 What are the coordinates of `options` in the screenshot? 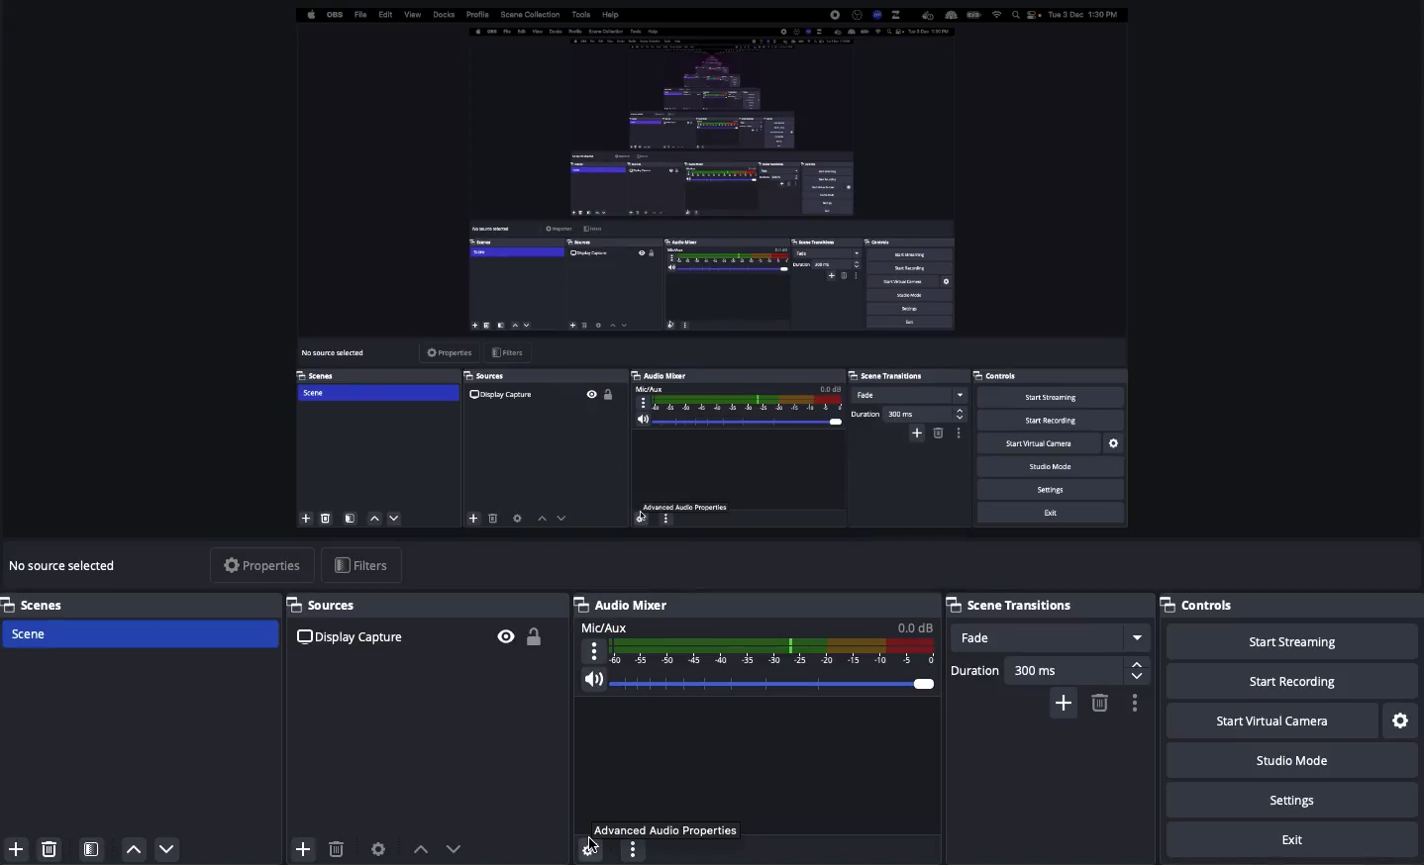 It's located at (639, 849).